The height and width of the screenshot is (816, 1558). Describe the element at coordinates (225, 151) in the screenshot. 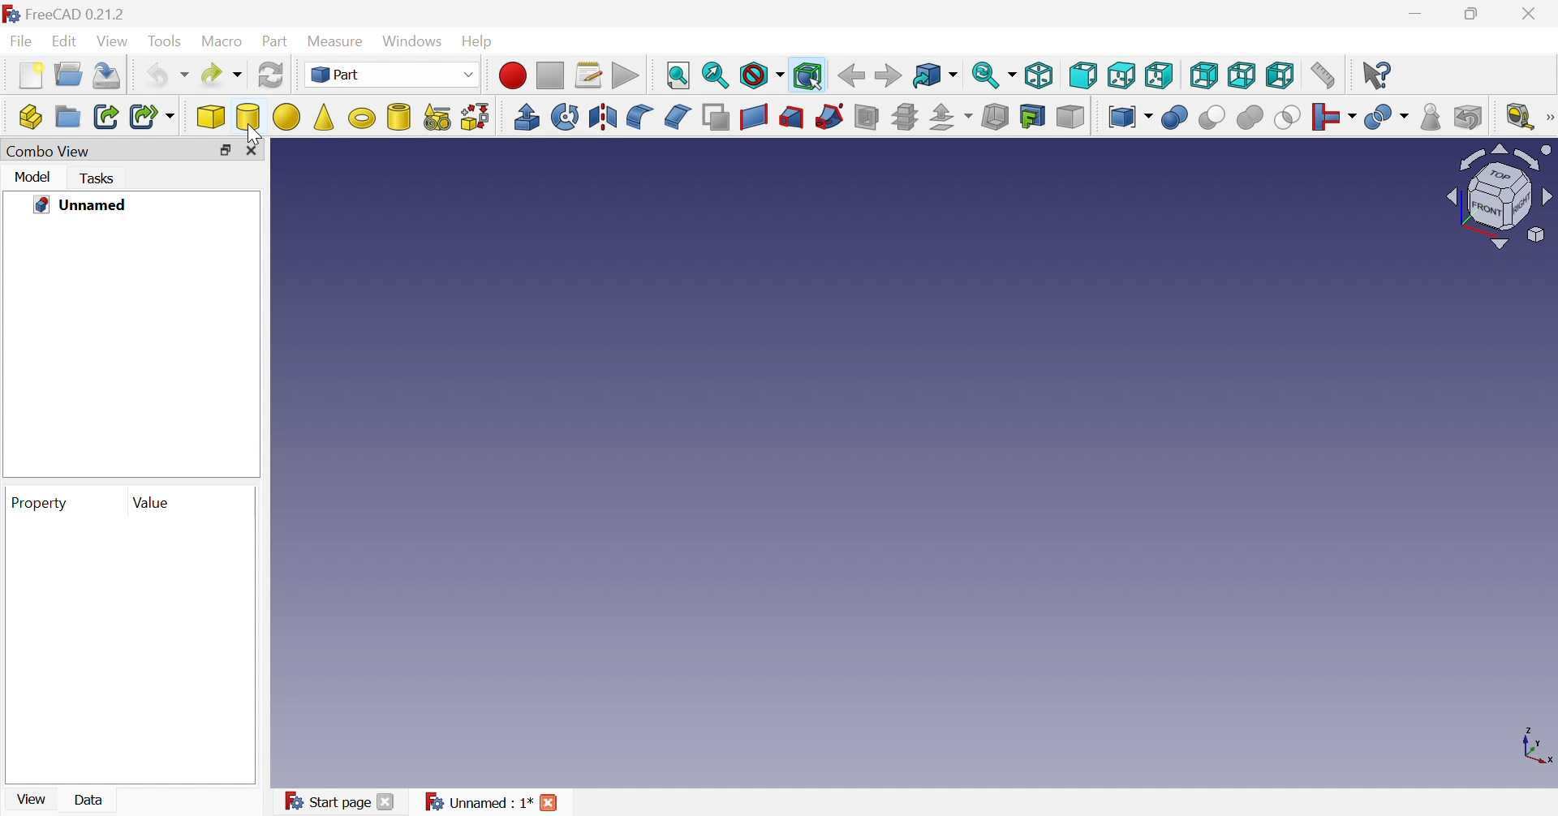

I see `Restore down` at that location.